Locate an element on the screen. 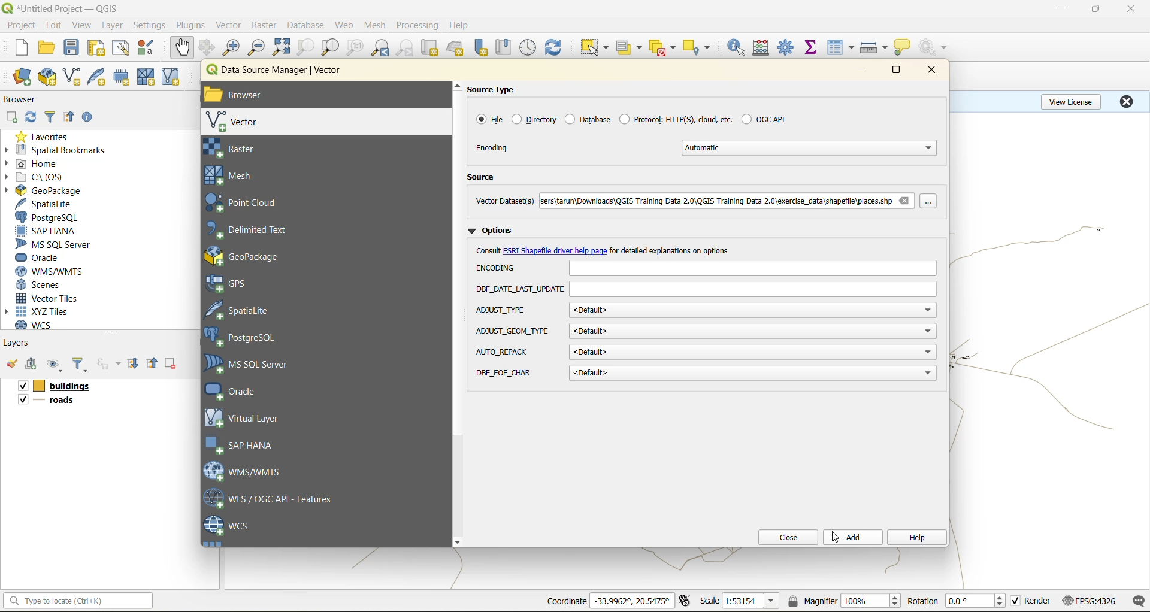 The height and width of the screenshot is (612, 1150). filter is located at coordinates (52, 116).